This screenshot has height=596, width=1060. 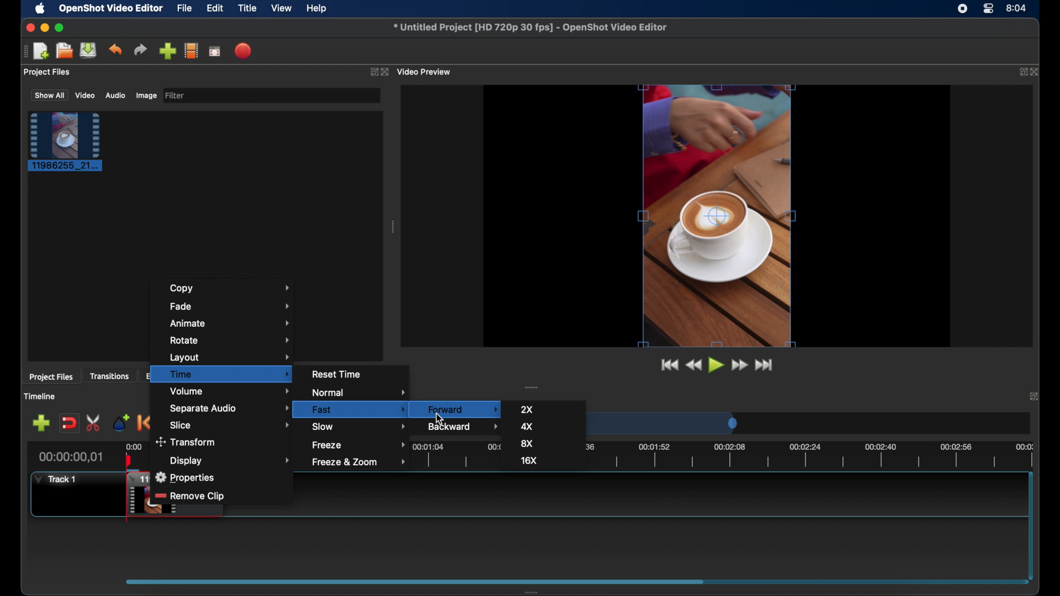 What do you see at coordinates (538, 590) in the screenshot?
I see `drag handle` at bounding box center [538, 590].